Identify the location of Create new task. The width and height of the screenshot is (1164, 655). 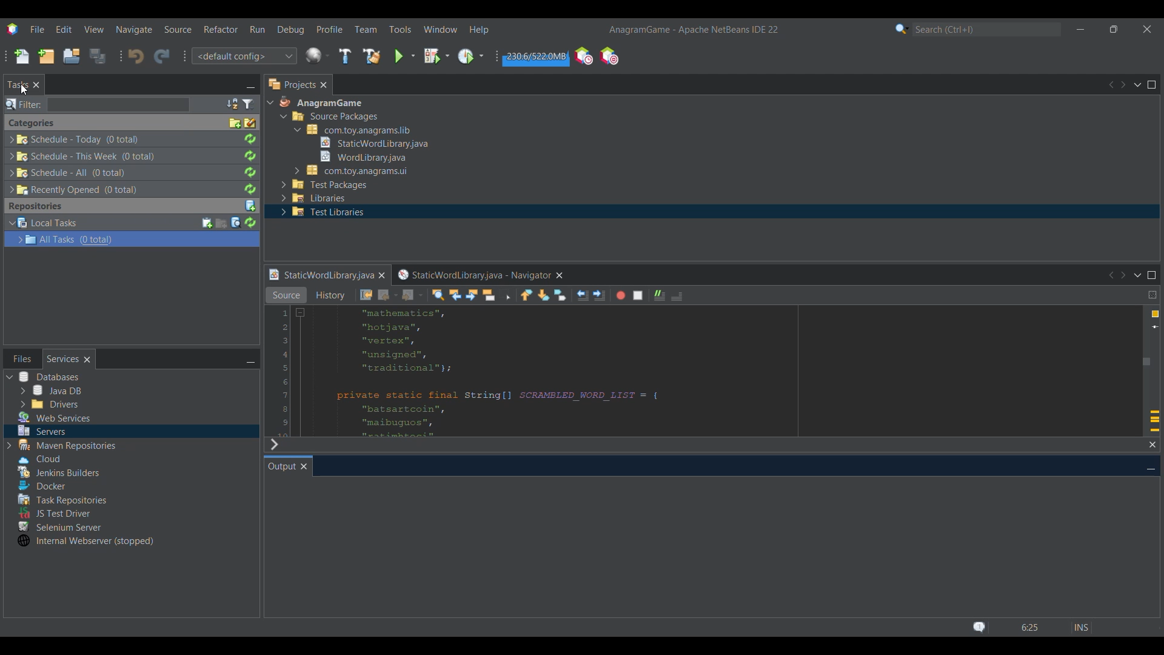
(207, 223).